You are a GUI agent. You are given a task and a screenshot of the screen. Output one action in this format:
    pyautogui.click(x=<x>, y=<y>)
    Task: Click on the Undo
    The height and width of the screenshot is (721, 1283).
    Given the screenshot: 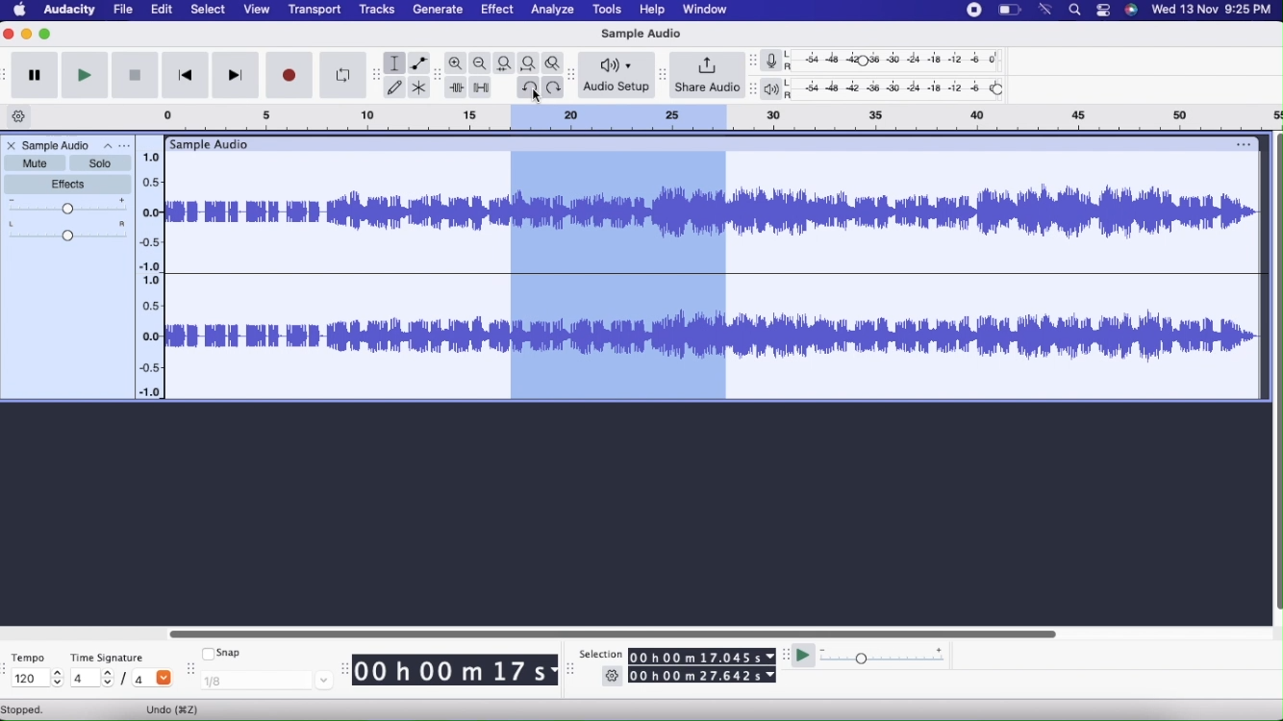 What is the action you would take?
    pyautogui.click(x=527, y=88)
    